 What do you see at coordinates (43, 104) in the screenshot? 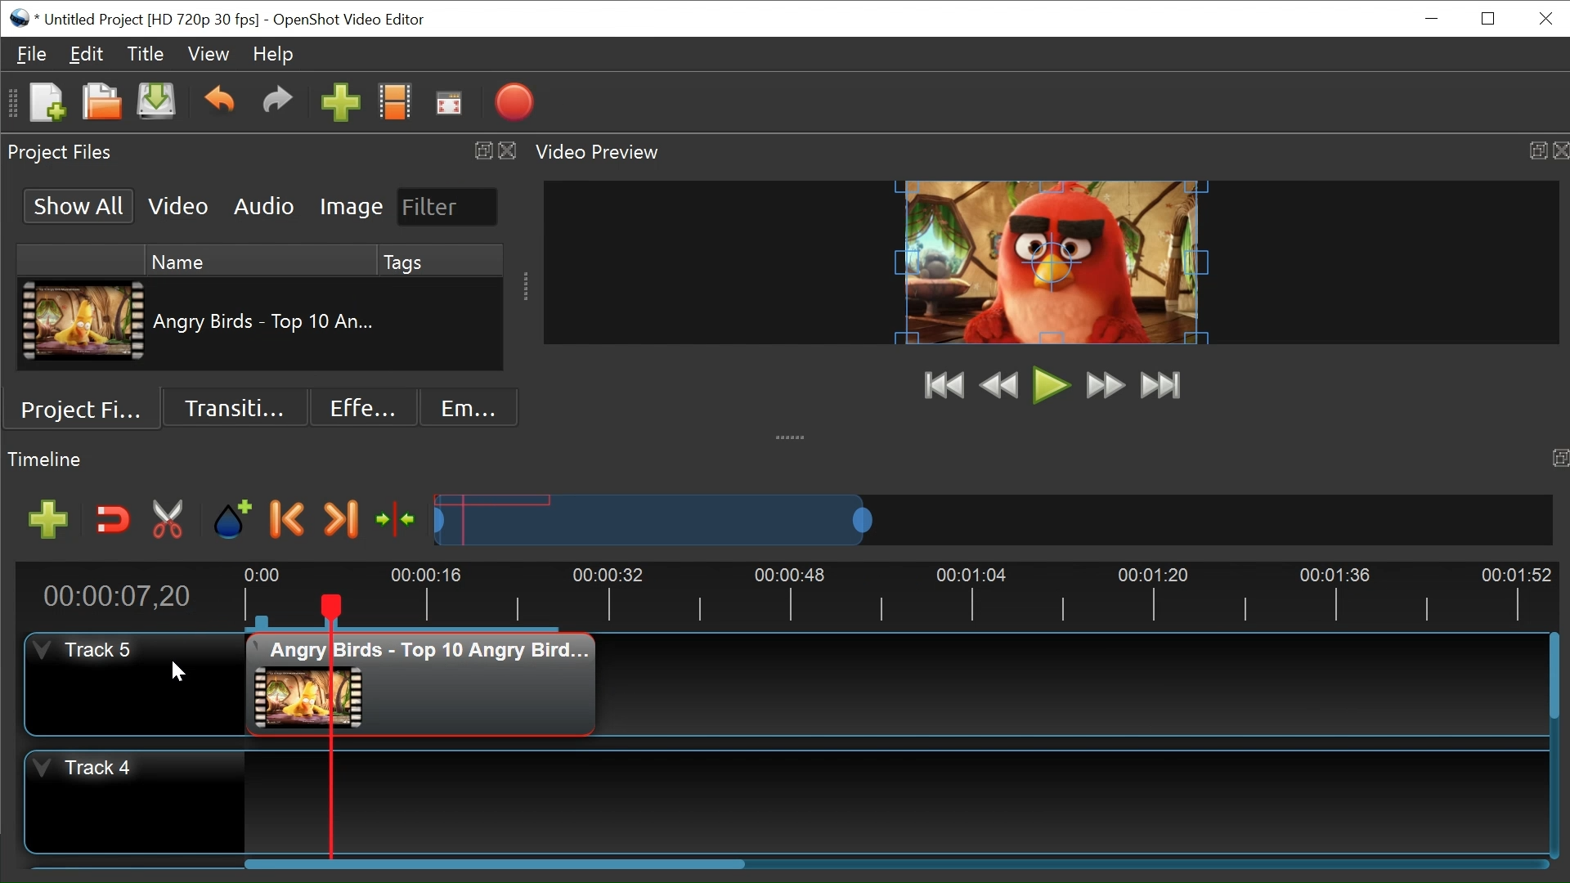
I see `New File` at bounding box center [43, 104].